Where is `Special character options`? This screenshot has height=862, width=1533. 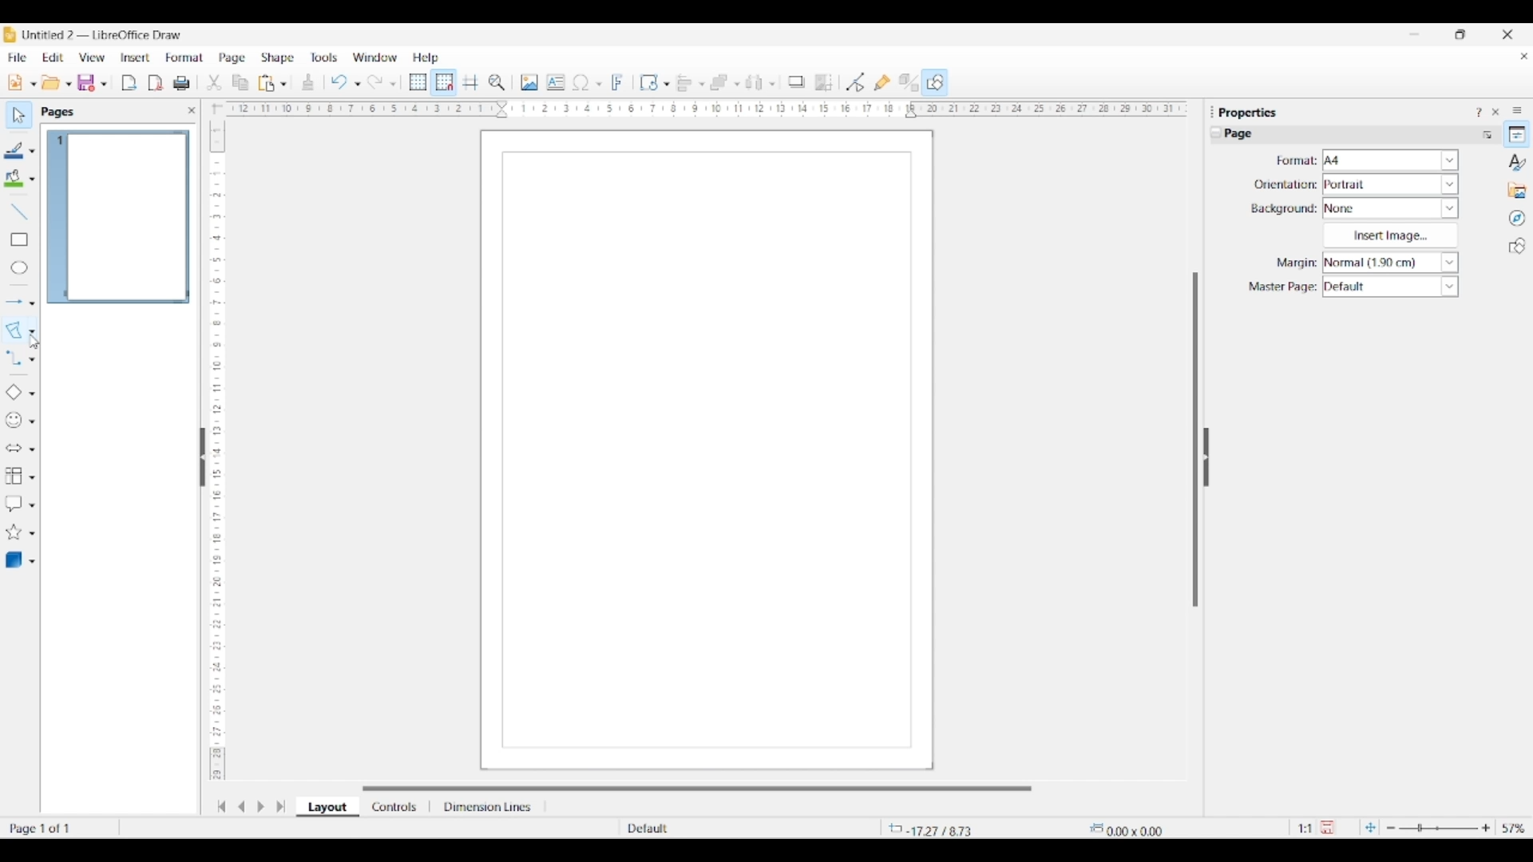
Special character options is located at coordinates (599, 84).